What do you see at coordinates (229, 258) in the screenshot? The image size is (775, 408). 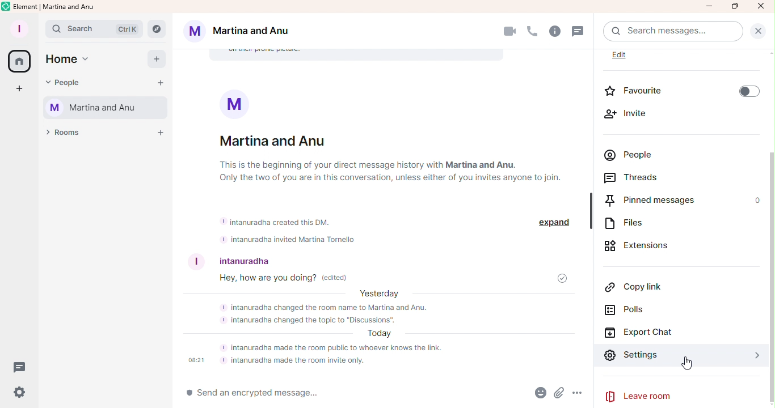 I see `User` at bounding box center [229, 258].